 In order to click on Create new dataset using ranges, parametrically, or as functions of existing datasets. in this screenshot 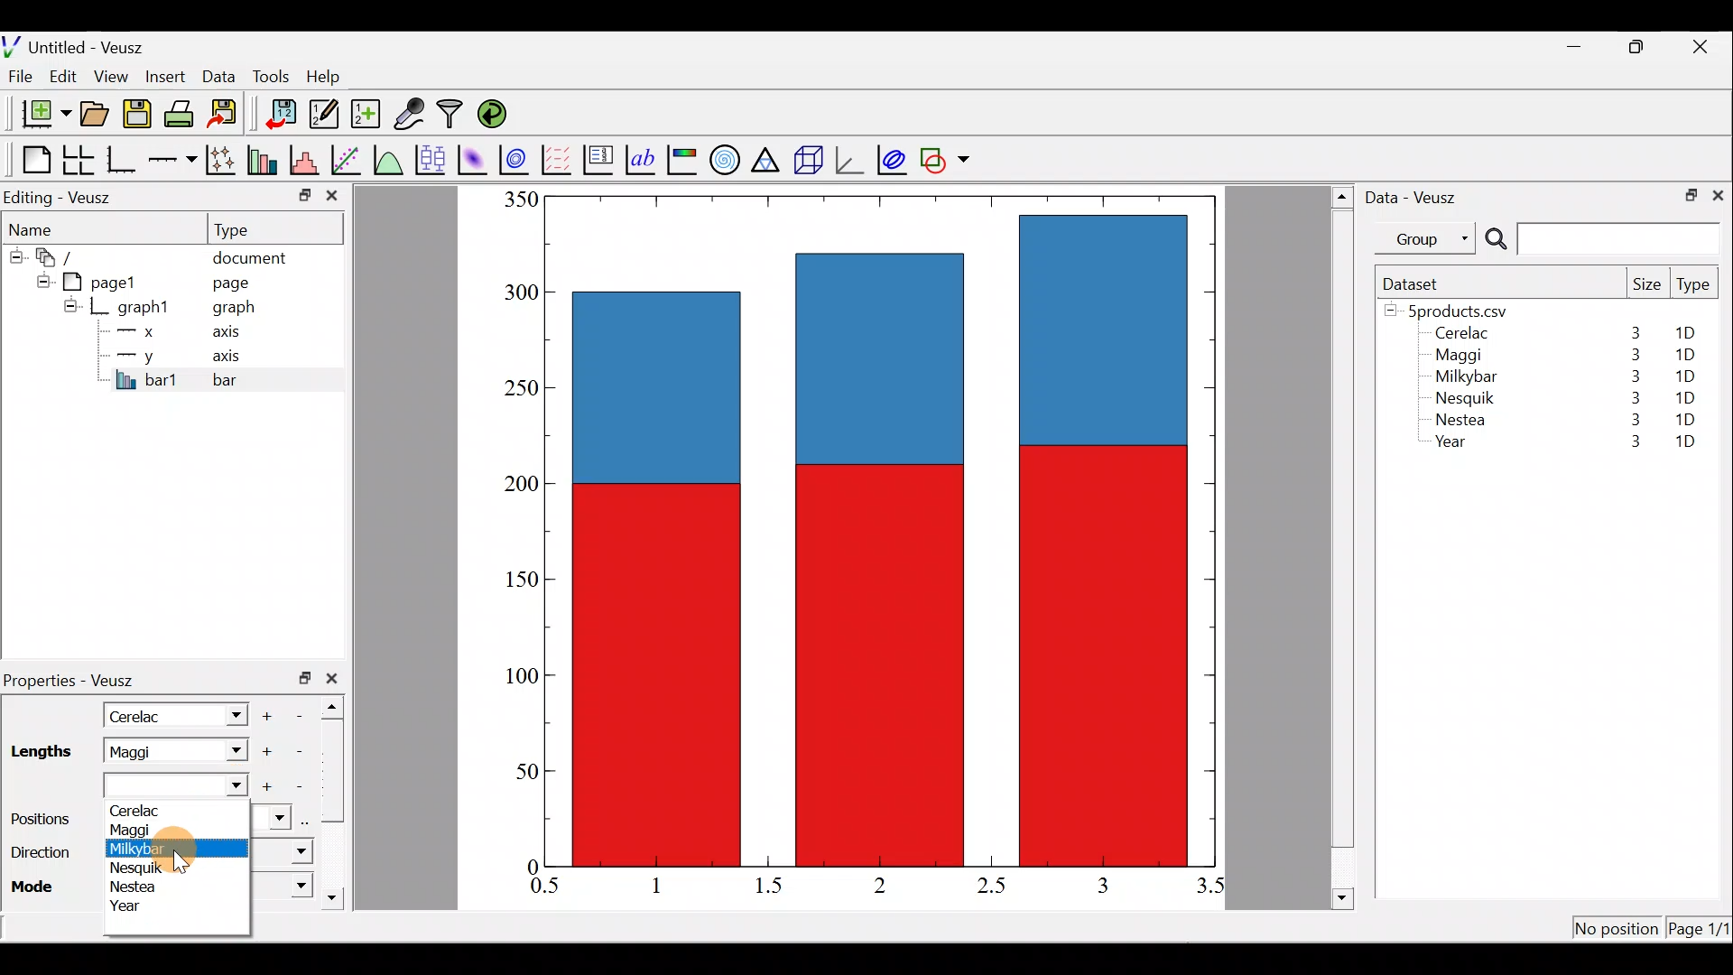, I will do `click(367, 115)`.